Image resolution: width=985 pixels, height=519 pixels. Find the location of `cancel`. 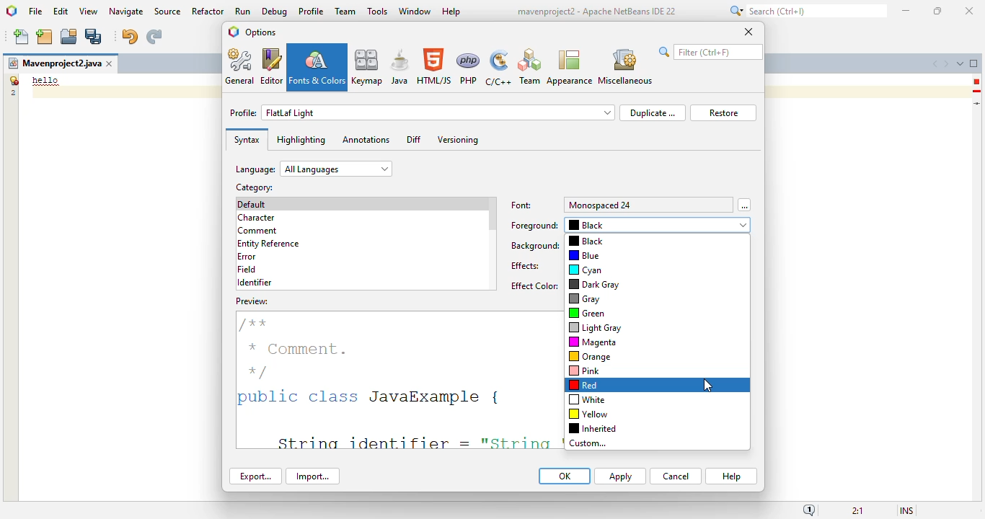

cancel is located at coordinates (676, 476).